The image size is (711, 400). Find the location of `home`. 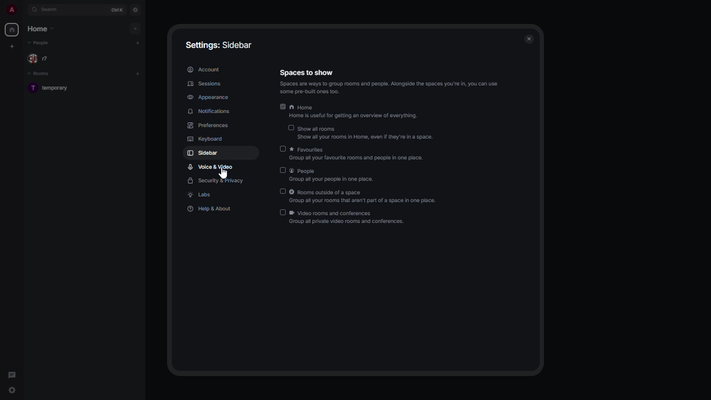

home is located at coordinates (40, 30).